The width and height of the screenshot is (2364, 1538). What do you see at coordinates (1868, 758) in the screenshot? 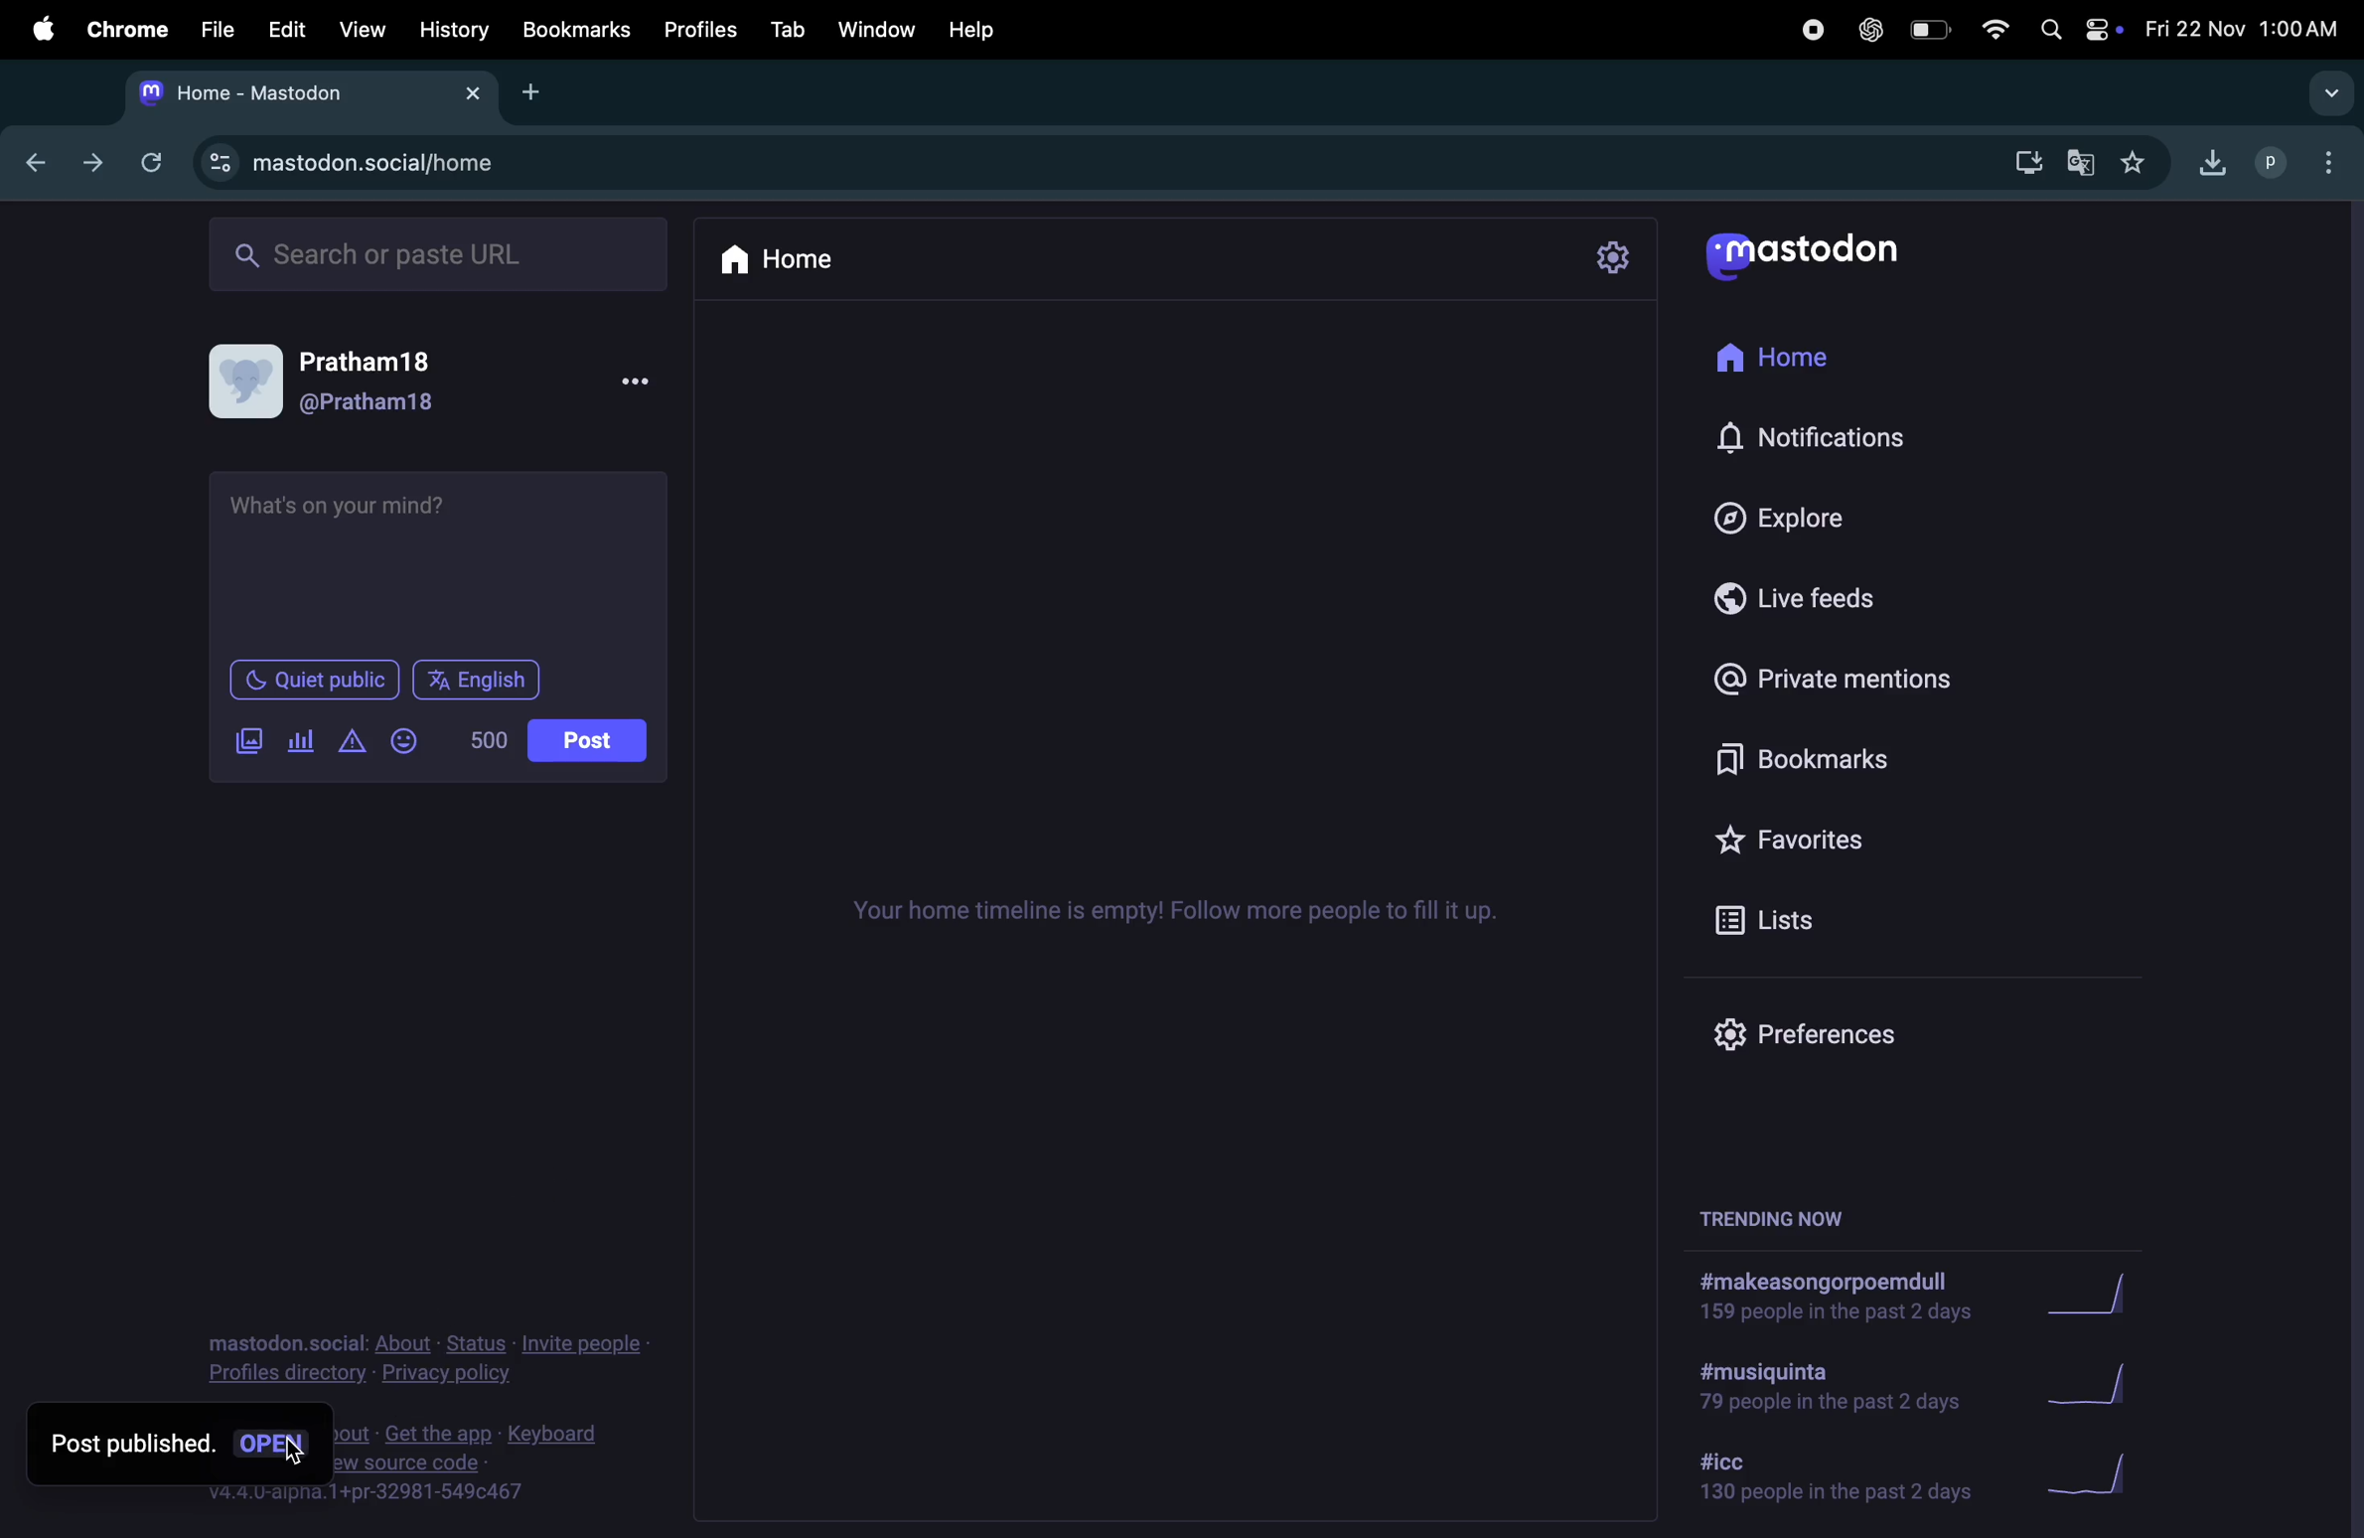
I see `bookmarks` at bounding box center [1868, 758].